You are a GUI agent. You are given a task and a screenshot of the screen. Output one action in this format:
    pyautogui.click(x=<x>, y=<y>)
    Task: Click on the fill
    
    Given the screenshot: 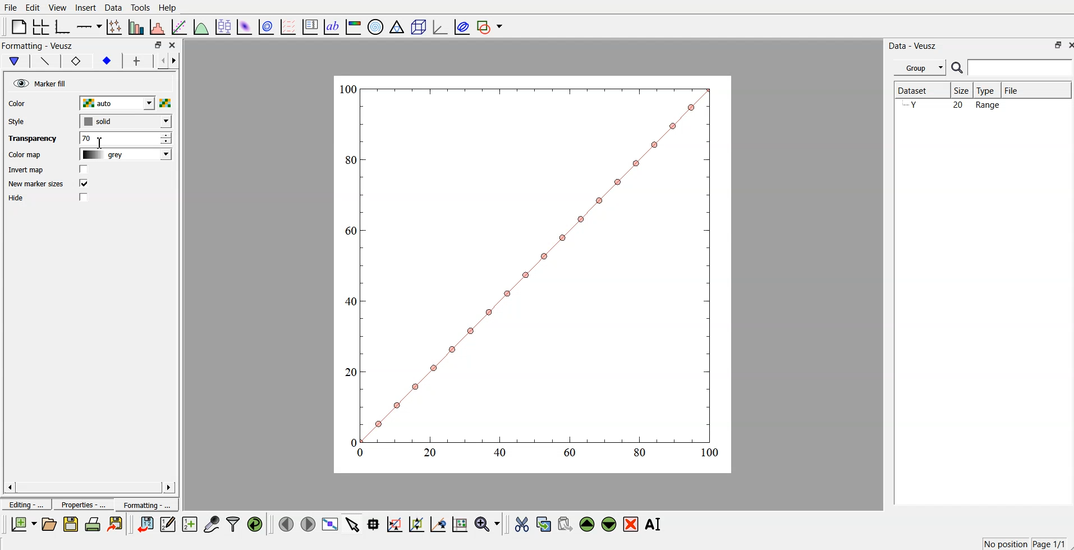 What is the action you would take?
    pyautogui.click(x=106, y=62)
    